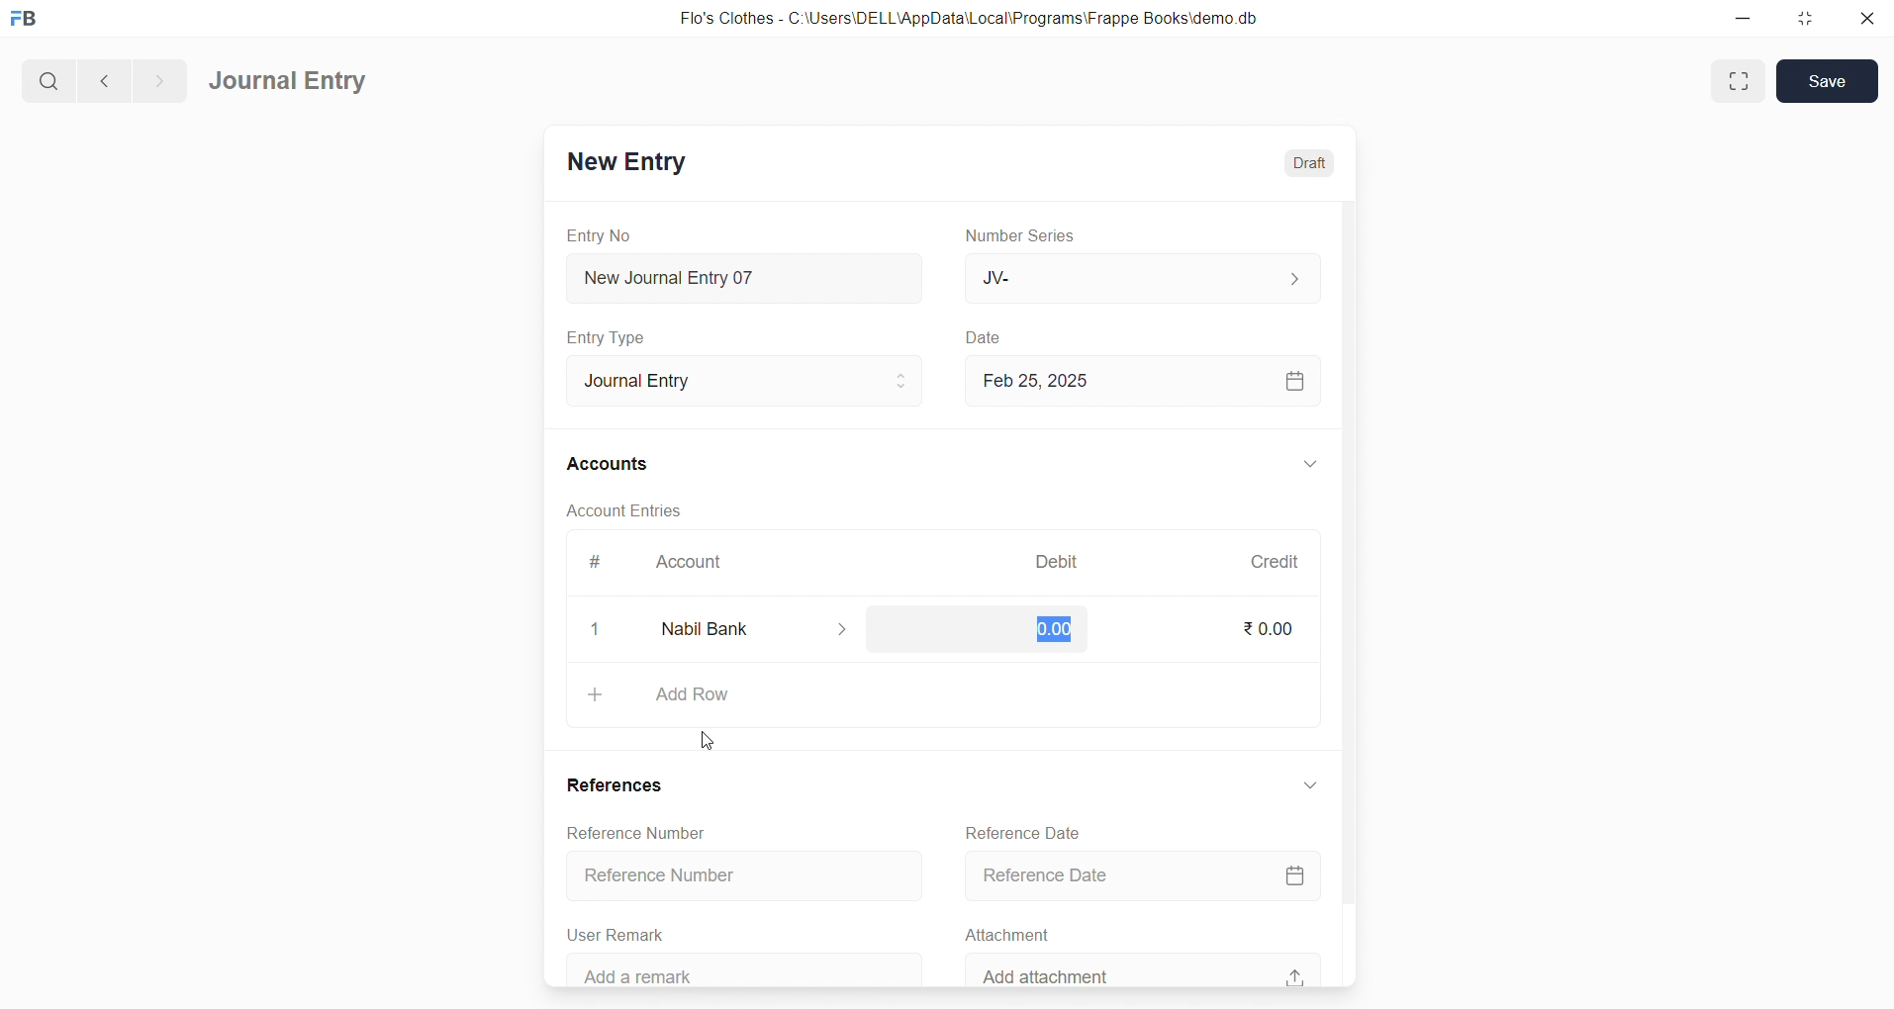  What do you see at coordinates (711, 735) in the screenshot?
I see `cursor` at bounding box center [711, 735].